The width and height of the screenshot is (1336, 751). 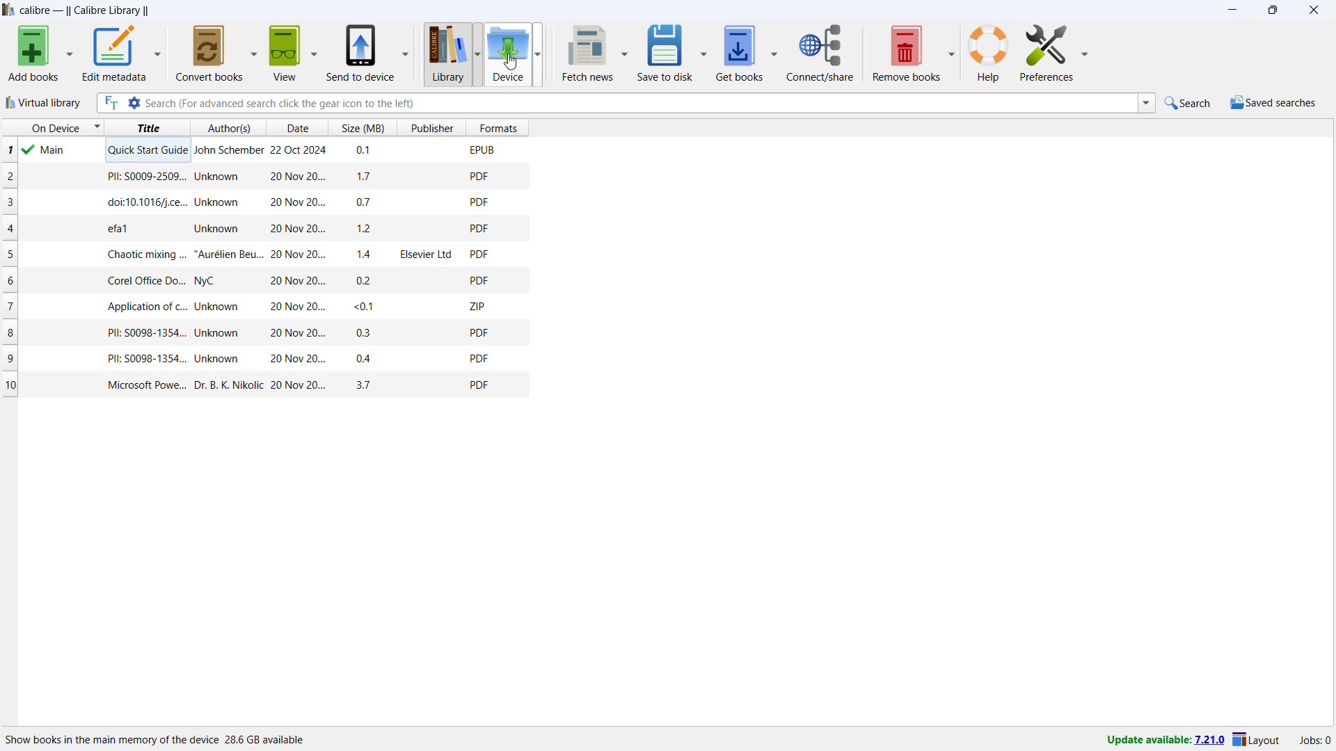 What do you see at coordinates (511, 61) in the screenshot?
I see `cursor` at bounding box center [511, 61].